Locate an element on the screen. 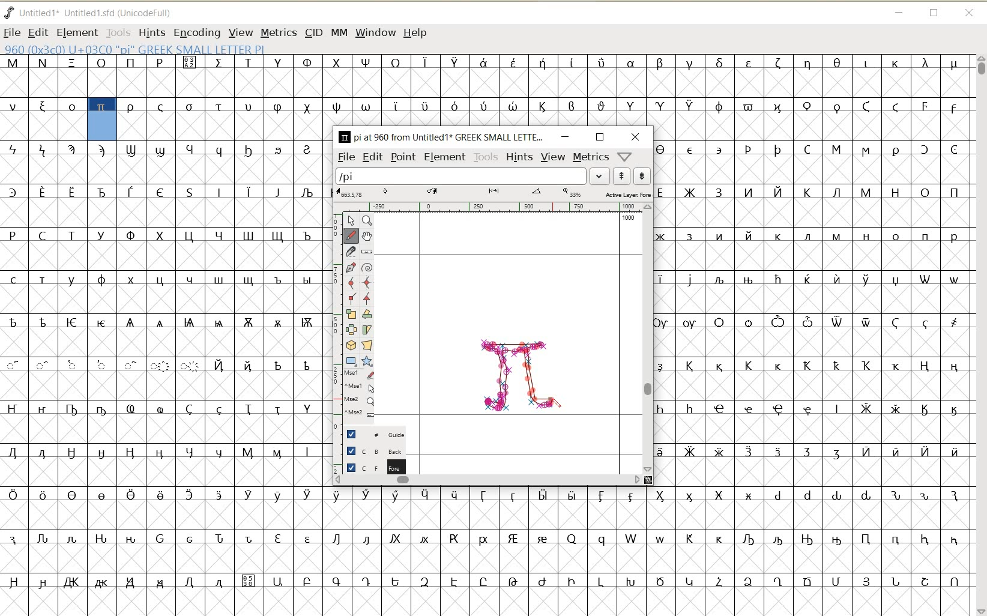 This screenshot has height=616, width=987. RESTORE is located at coordinates (934, 14).